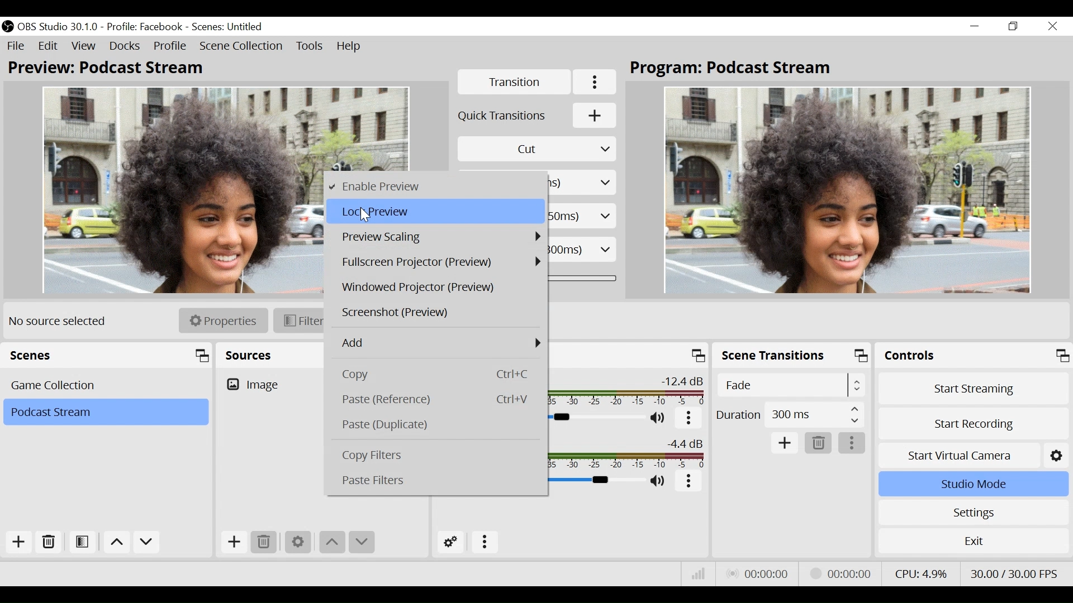 This screenshot has width=1073, height=603. Describe the element at coordinates (360, 542) in the screenshot. I see `move down ` at that location.